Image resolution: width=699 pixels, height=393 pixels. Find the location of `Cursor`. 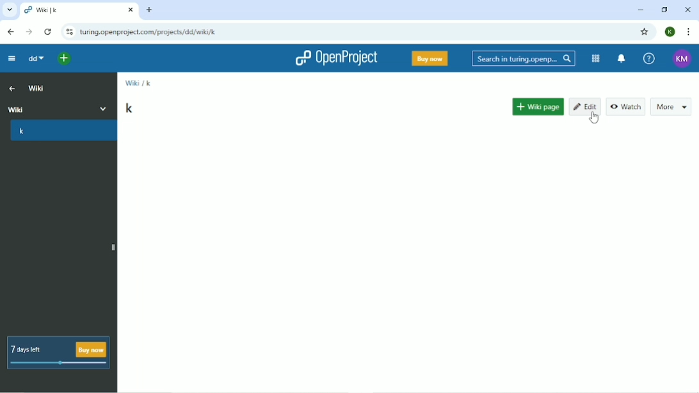

Cursor is located at coordinates (593, 119).